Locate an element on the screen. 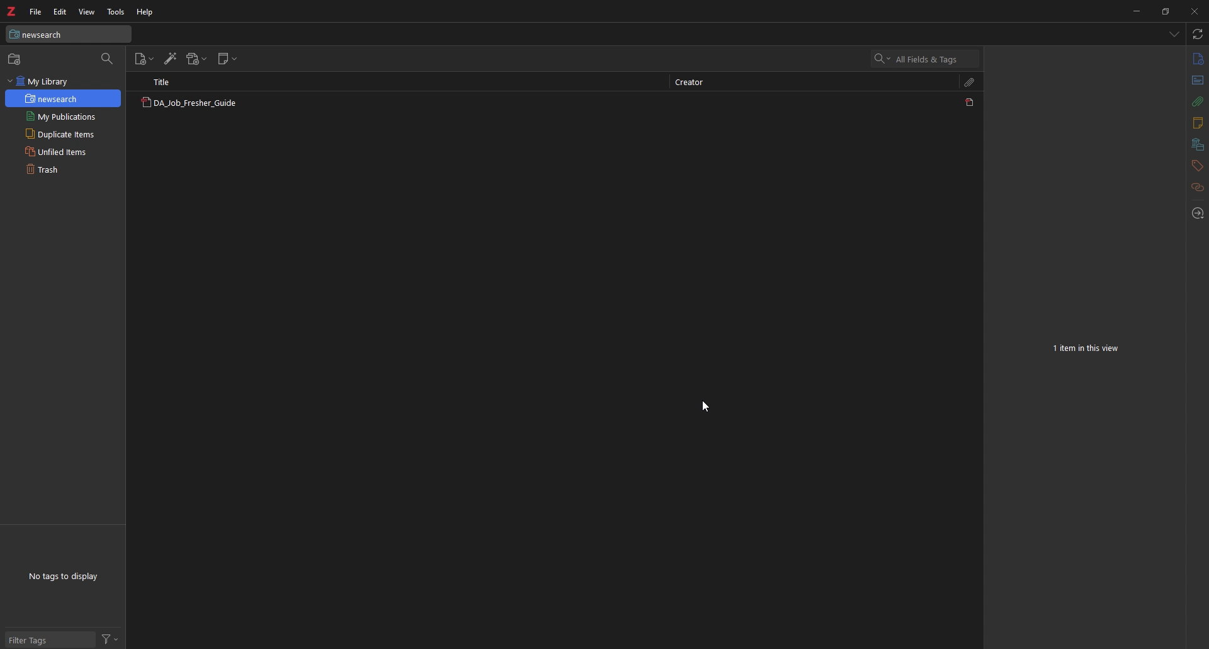 The height and width of the screenshot is (649, 1209). info is located at coordinates (1198, 59).